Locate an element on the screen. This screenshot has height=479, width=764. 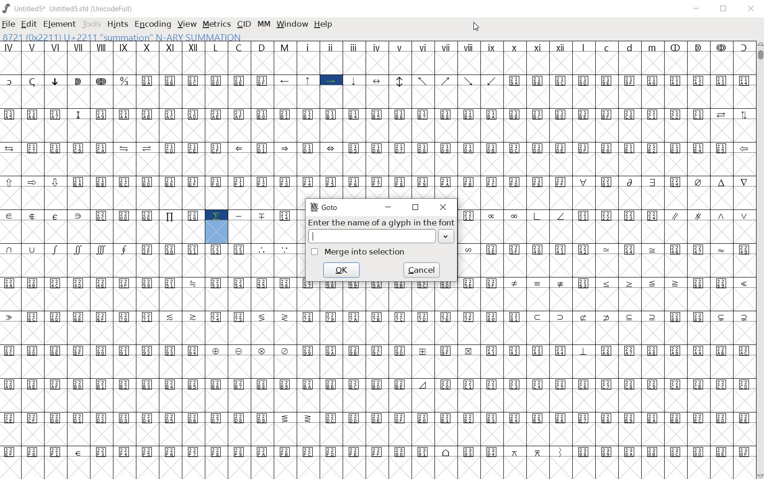
empty cells is located at coordinates (605, 198).